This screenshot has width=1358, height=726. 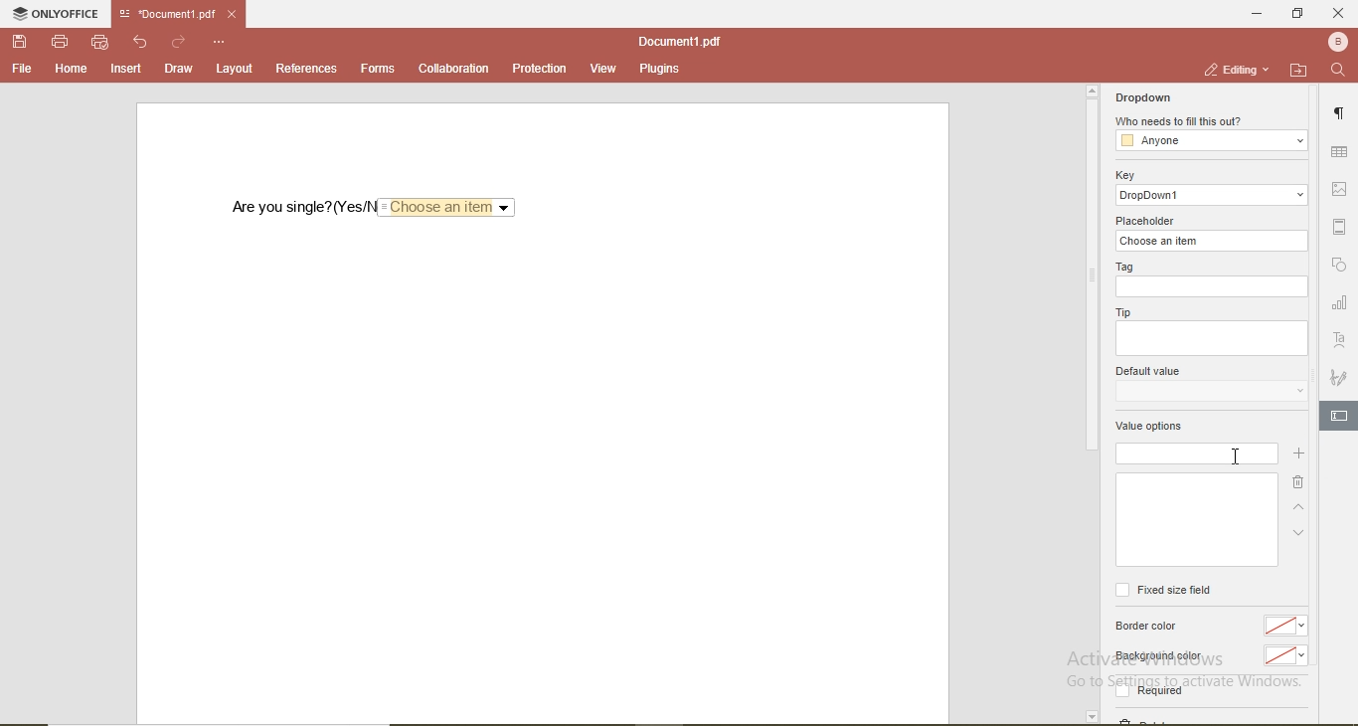 I want to click on no color, so click(x=1284, y=627).